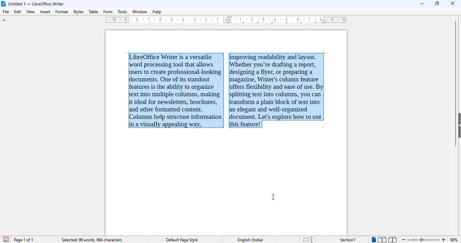  Describe the element at coordinates (78, 12) in the screenshot. I see `styles` at that location.